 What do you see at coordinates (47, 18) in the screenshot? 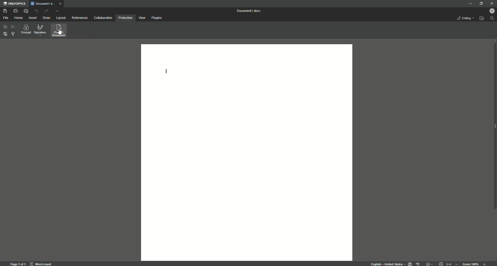
I see `Draw` at bounding box center [47, 18].